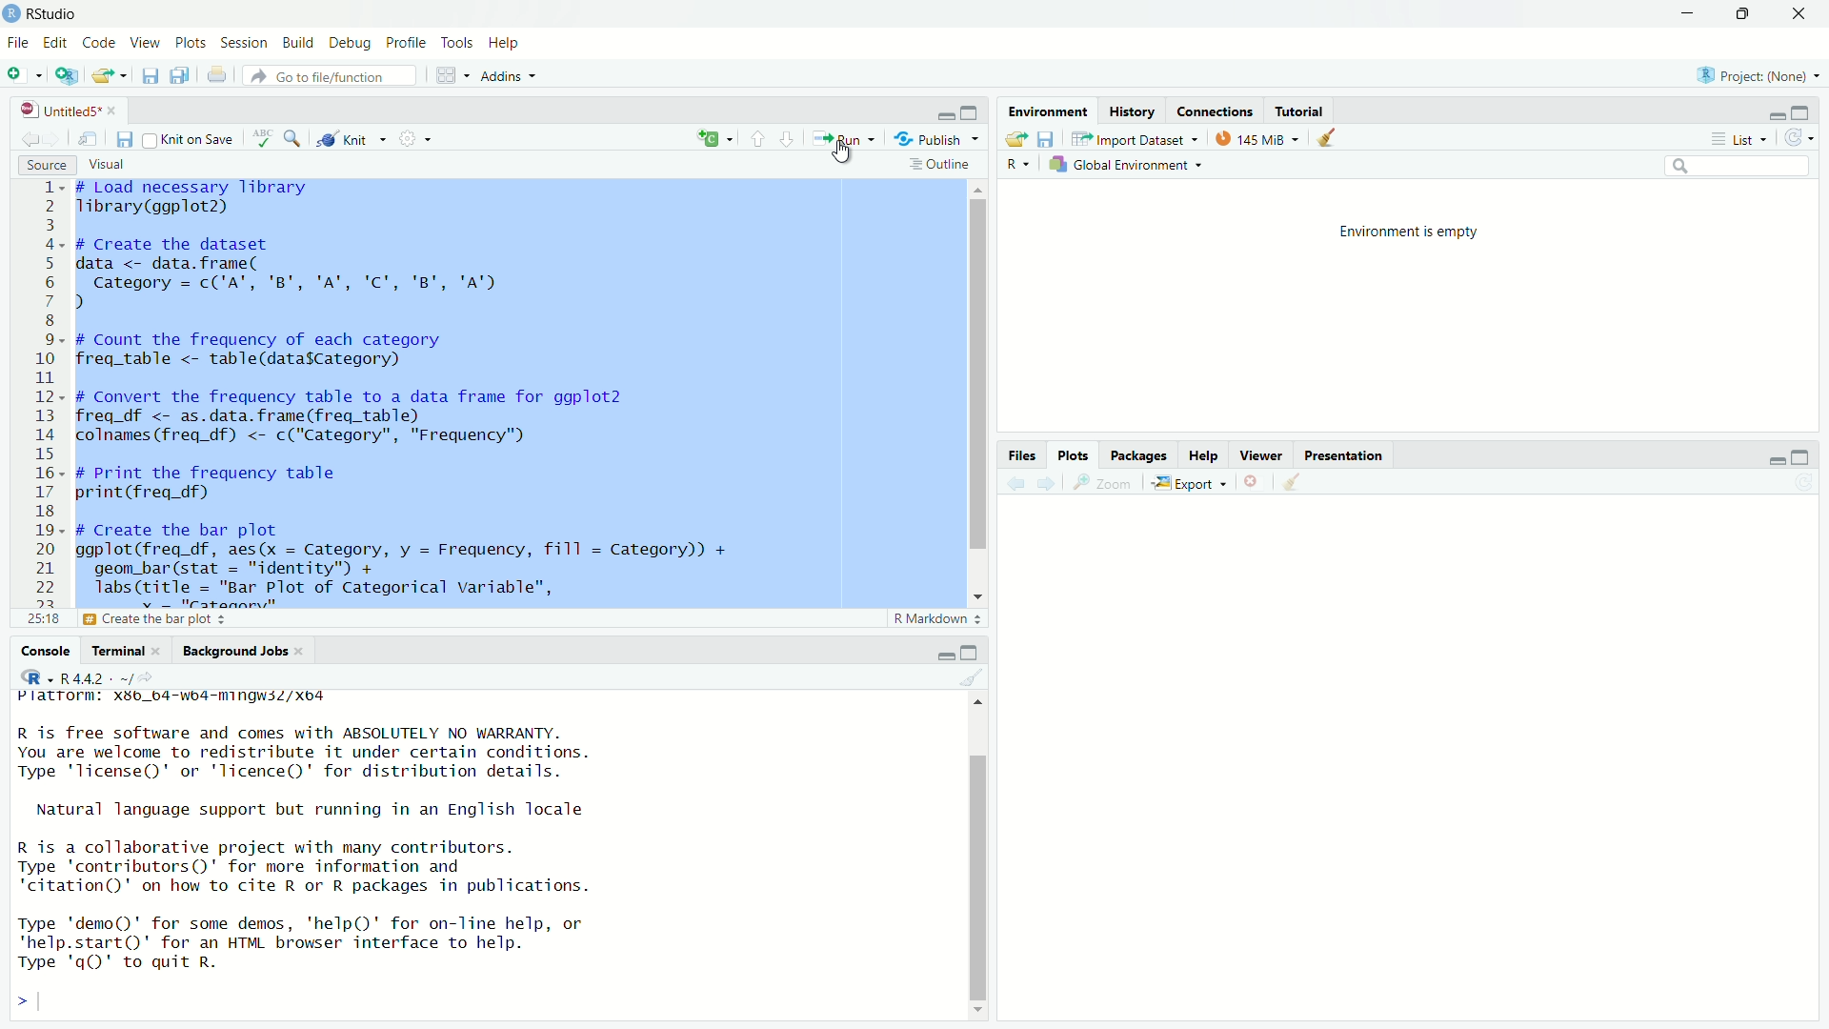 Image resolution: width=1829 pixels, height=1029 pixels. Describe the element at coordinates (1262, 457) in the screenshot. I see `viewer` at that location.